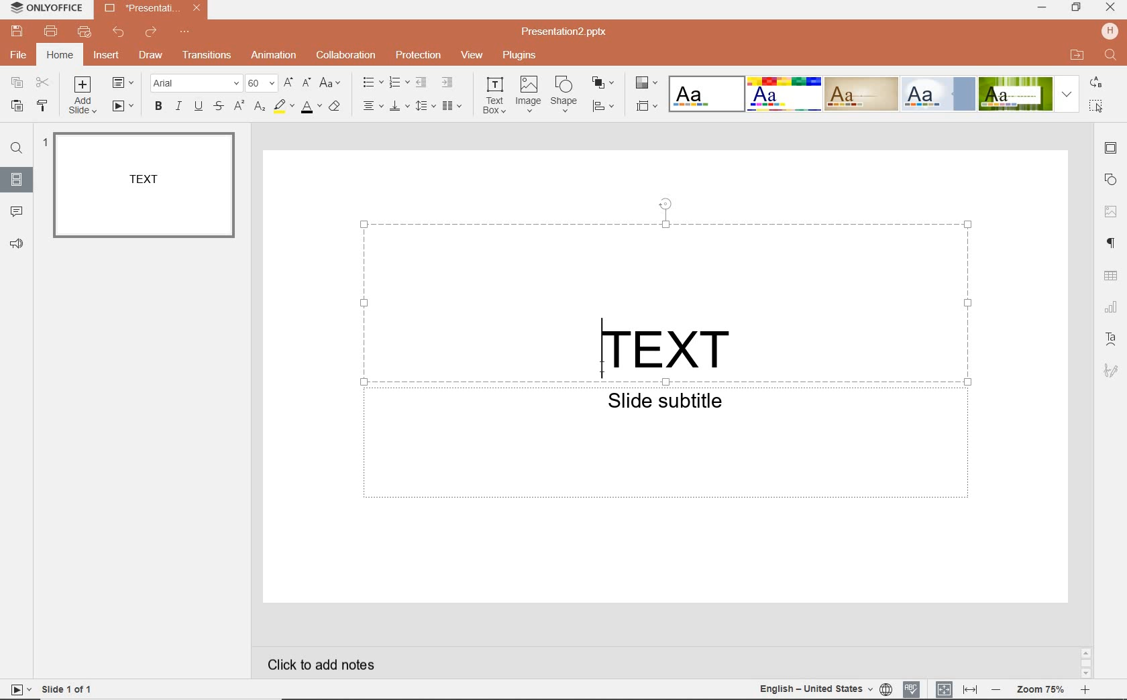 The width and height of the screenshot is (1127, 700). What do you see at coordinates (239, 107) in the screenshot?
I see `SUPERSCRIPT` at bounding box center [239, 107].